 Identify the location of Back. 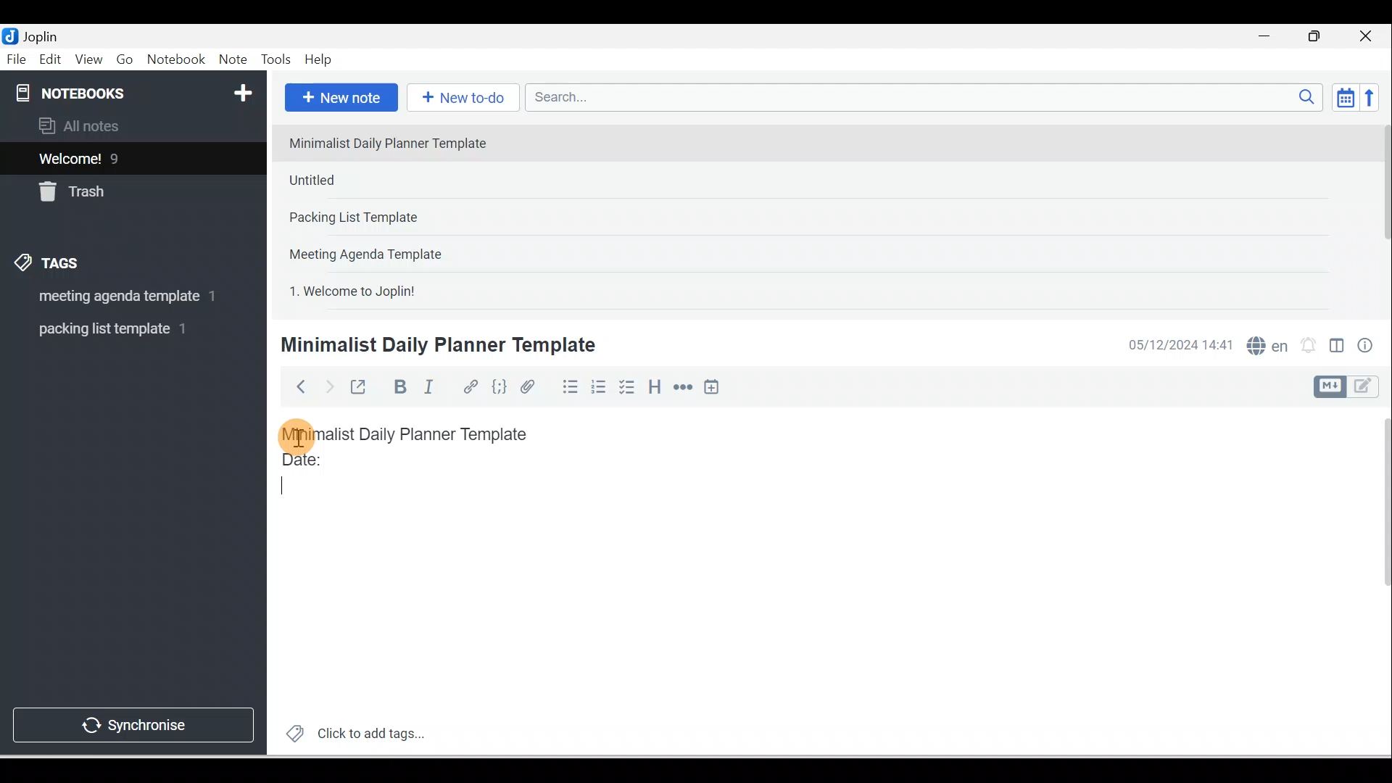
(294, 386).